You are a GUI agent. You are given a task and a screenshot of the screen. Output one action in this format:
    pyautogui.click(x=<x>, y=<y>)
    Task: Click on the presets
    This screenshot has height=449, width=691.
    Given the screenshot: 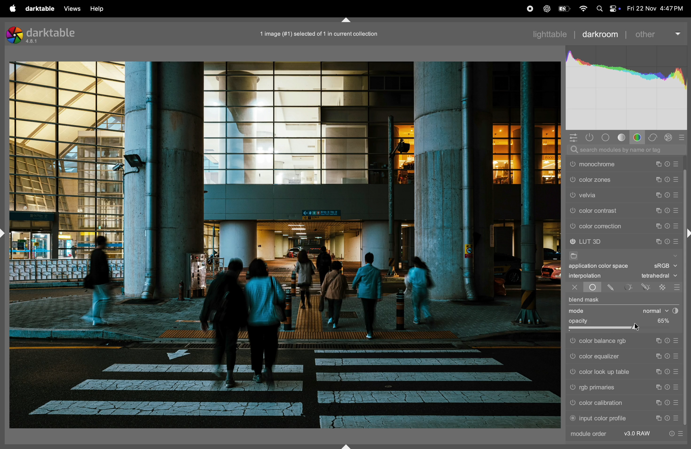 What is the action you would take?
    pyautogui.click(x=678, y=226)
    